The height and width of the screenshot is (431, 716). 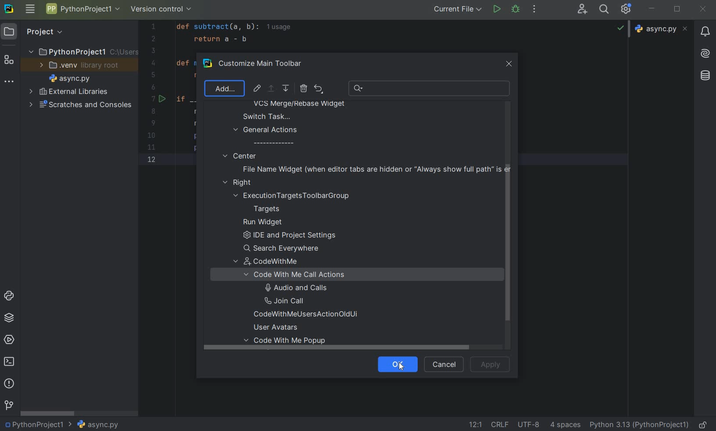 I want to click on GO TO LINE, so click(x=474, y=424).